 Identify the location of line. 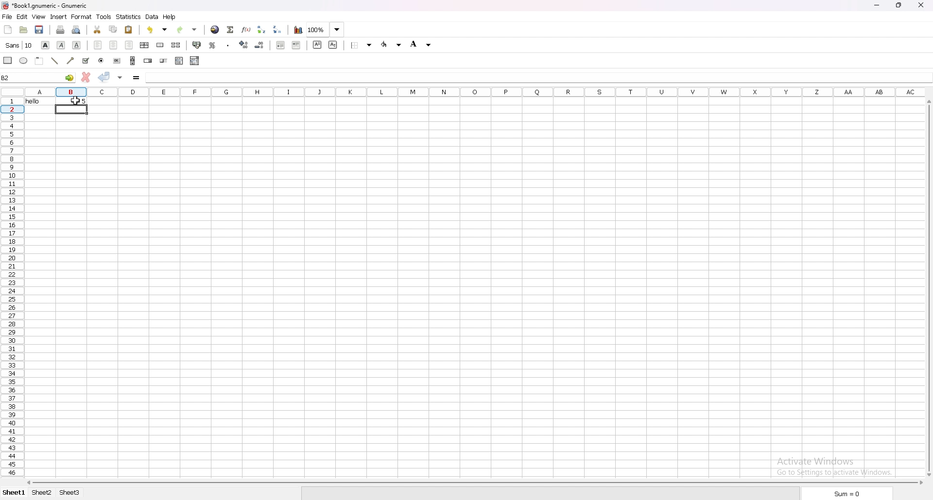
(55, 61).